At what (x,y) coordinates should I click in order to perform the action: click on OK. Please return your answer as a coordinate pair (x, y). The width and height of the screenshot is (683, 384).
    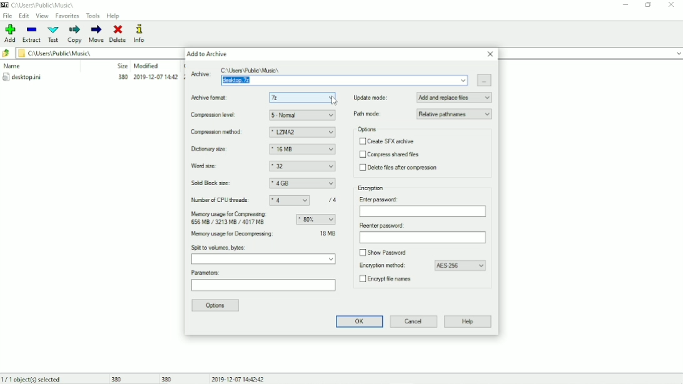
    Looking at the image, I should click on (358, 321).